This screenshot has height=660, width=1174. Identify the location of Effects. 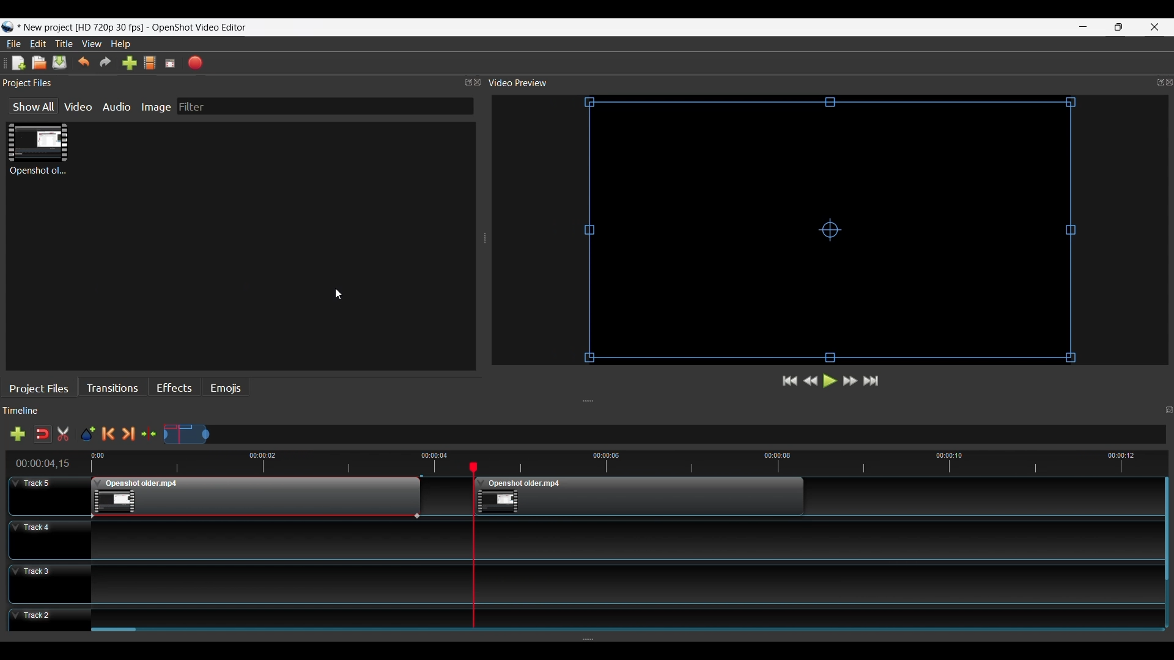
(174, 389).